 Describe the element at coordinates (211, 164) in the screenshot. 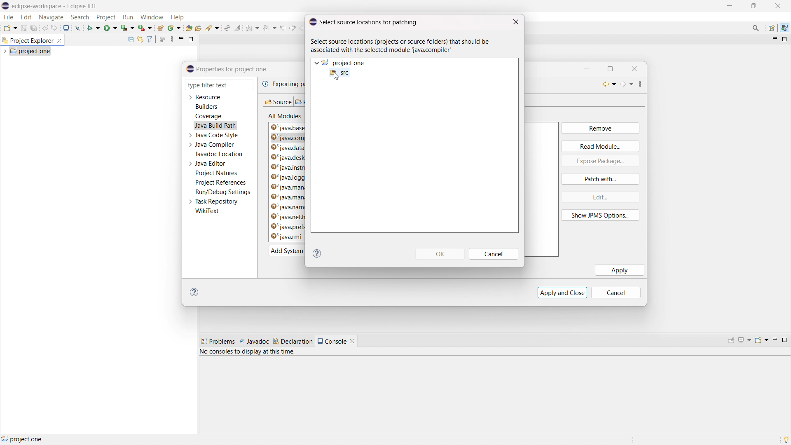

I see `java editor` at that location.